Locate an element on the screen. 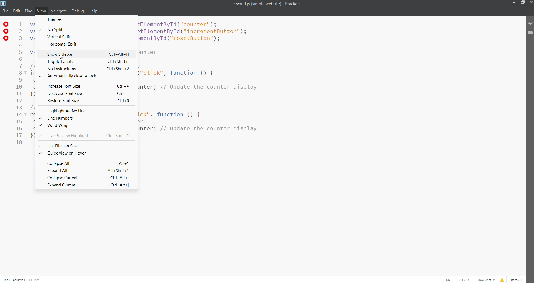  encoding is located at coordinates (463, 279).